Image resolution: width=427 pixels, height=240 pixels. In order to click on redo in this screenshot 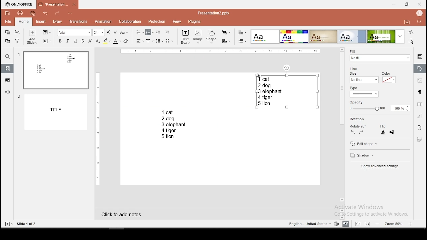, I will do `click(58, 14)`.